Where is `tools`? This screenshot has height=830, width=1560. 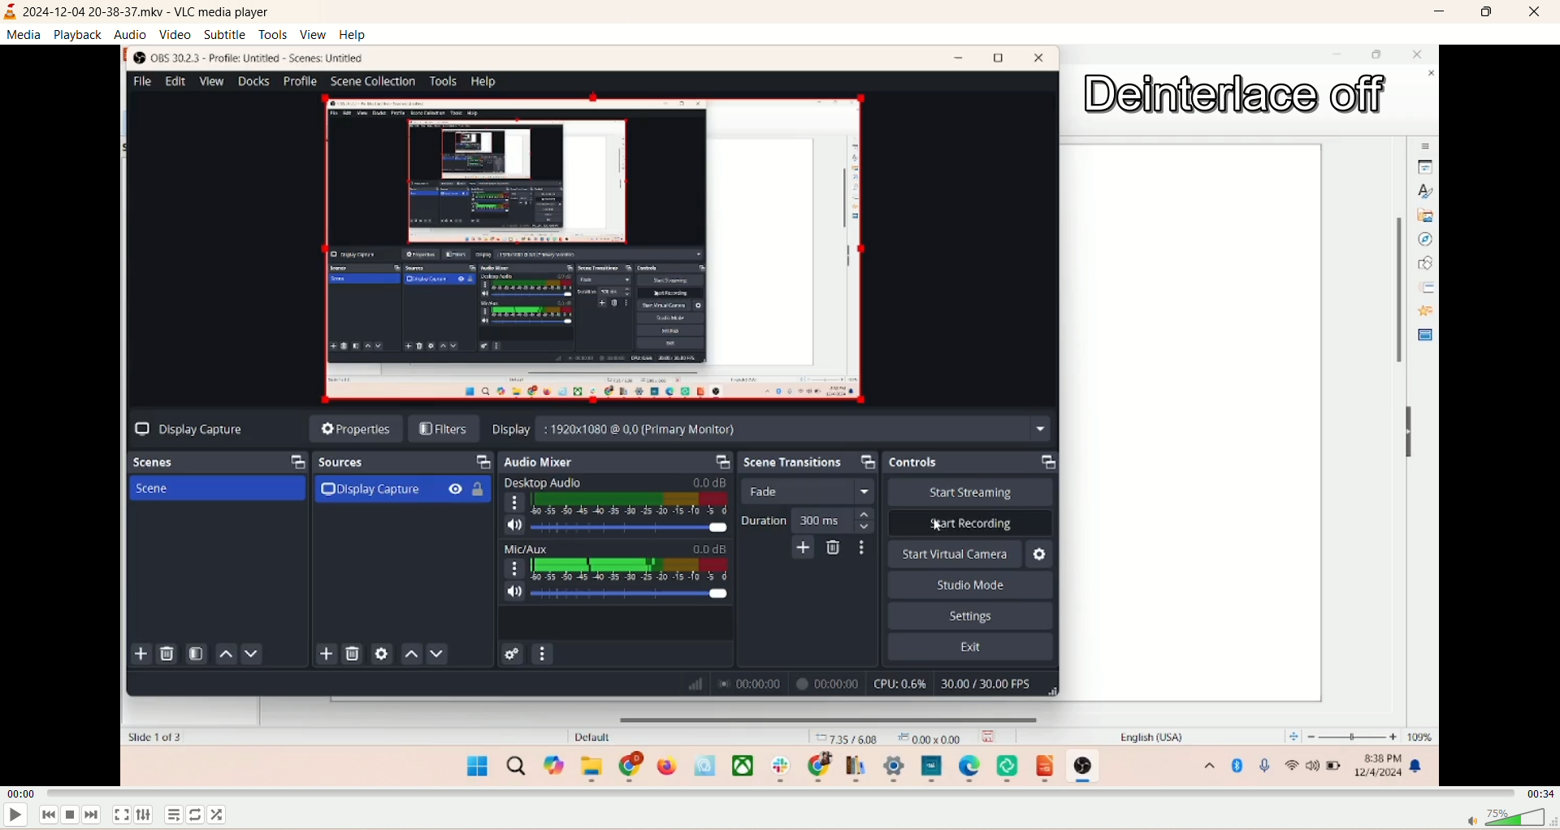 tools is located at coordinates (273, 34).